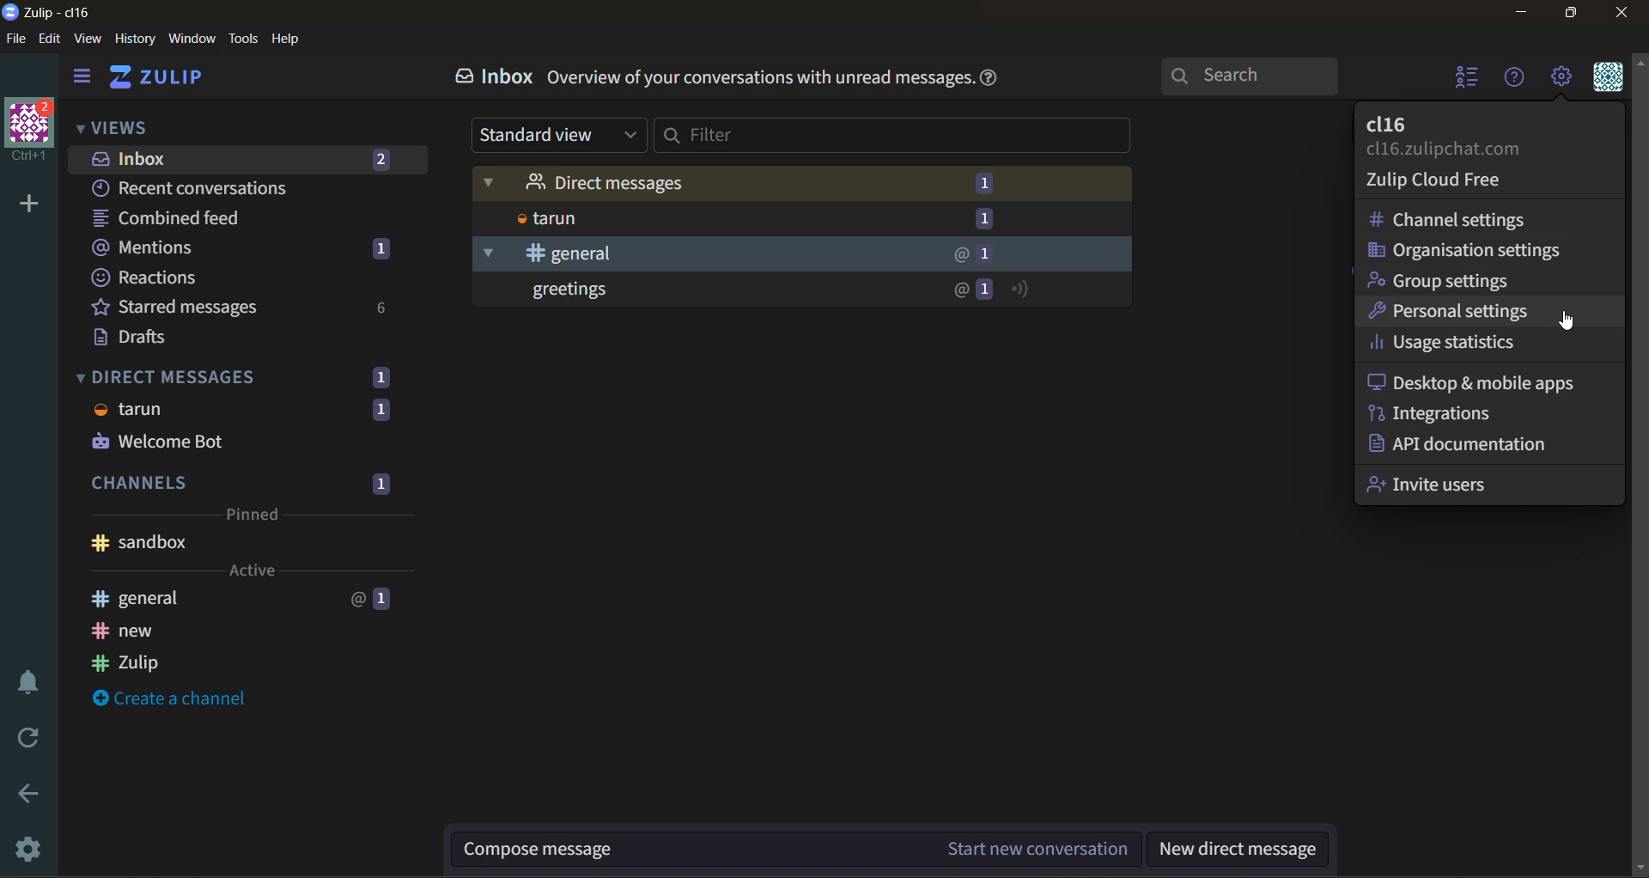 Image resolution: width=1649 pixels, height=878 pixels. I want to click on cursor, so click(1570, 321).